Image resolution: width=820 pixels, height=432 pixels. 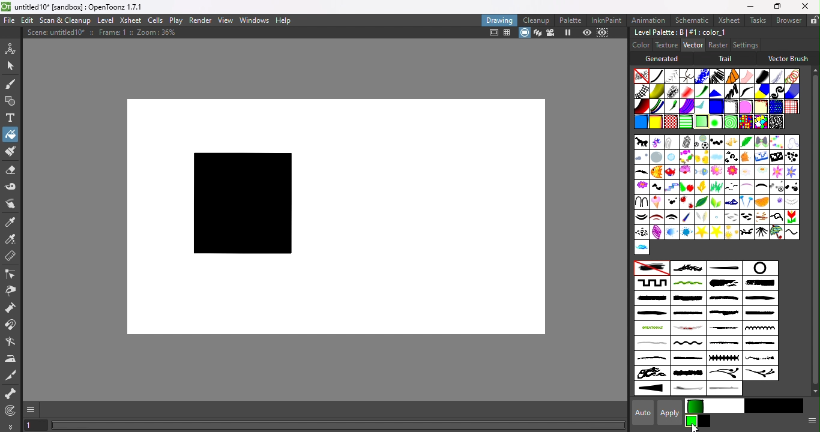 What do you see at coordinates (649, 19) in the screenshot?
I see `Animation` at bounding box center [649, 19].